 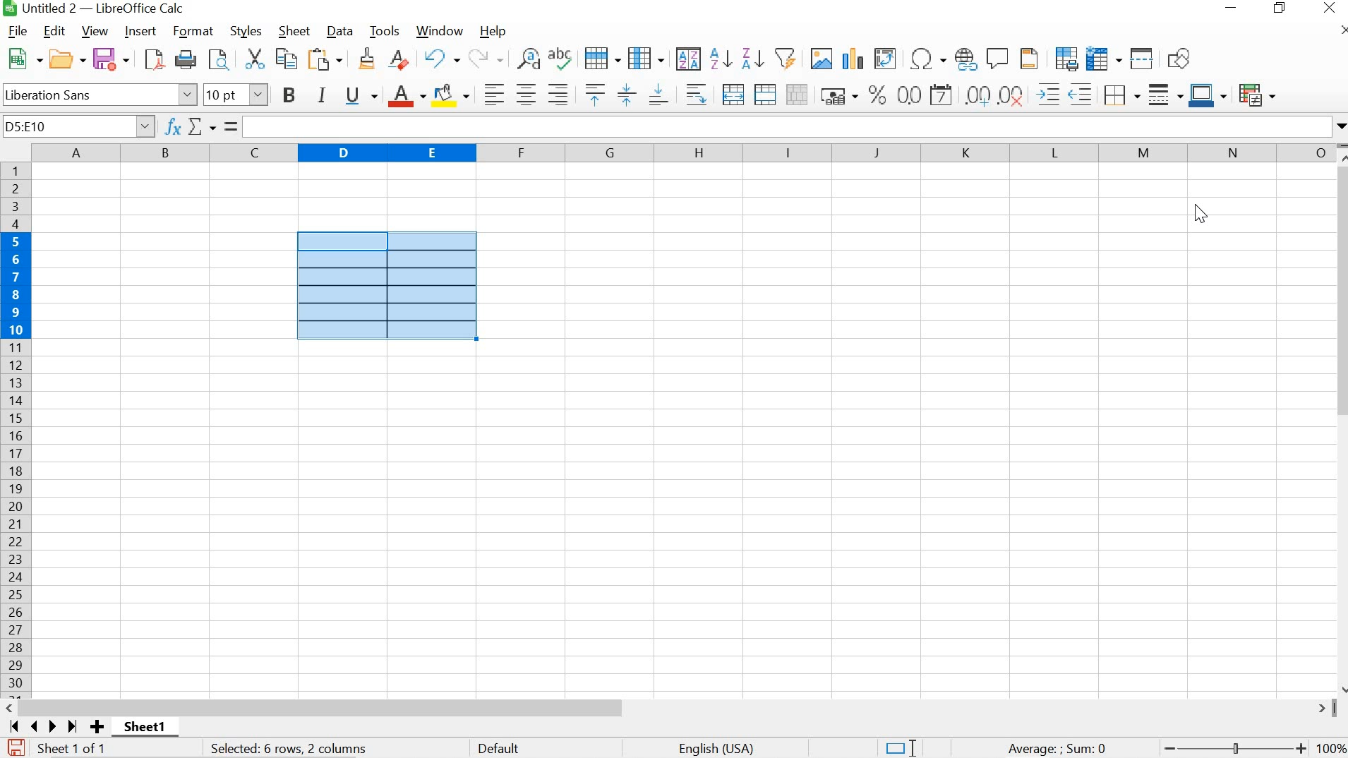 What do you see at coordinates (15, 431) in the screenshot?
I see `rows` at bounding box center [15, 431].